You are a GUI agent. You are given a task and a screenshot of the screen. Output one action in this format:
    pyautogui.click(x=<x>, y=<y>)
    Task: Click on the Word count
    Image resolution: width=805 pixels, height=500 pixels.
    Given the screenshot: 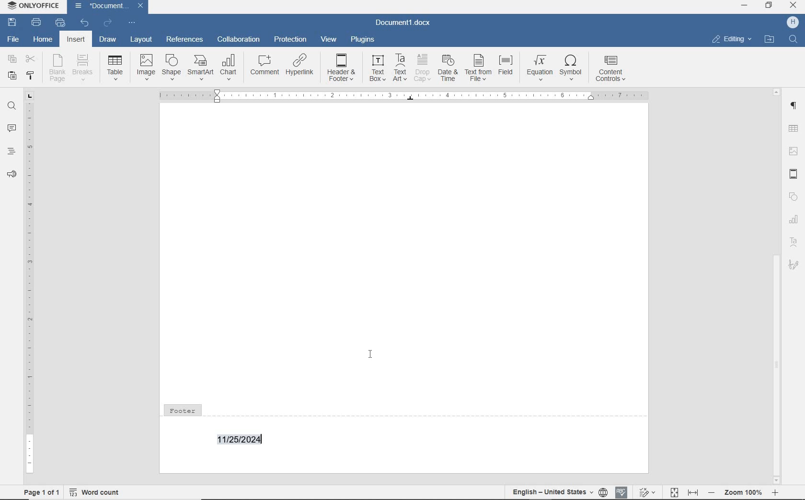 What is the action you would take?
    pyautogui.click(x=96, y=493)
    